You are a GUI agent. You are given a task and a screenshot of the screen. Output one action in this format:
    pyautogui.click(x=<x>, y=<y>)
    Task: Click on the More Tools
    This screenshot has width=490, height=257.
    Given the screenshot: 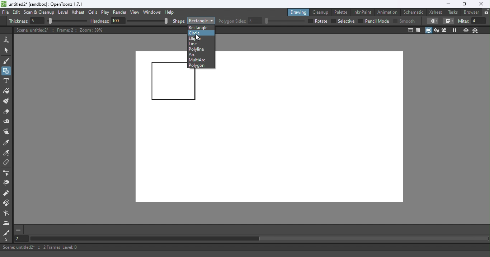 What is the action you would take?
    pyautogui.click(x=7, y=240)
    